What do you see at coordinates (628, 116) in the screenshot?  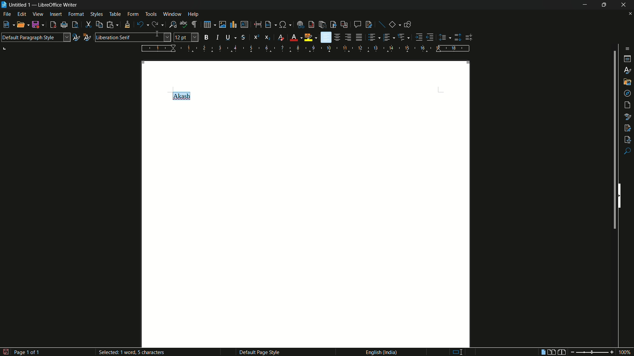 I see `style inspector` at bounding box center [628, 116].